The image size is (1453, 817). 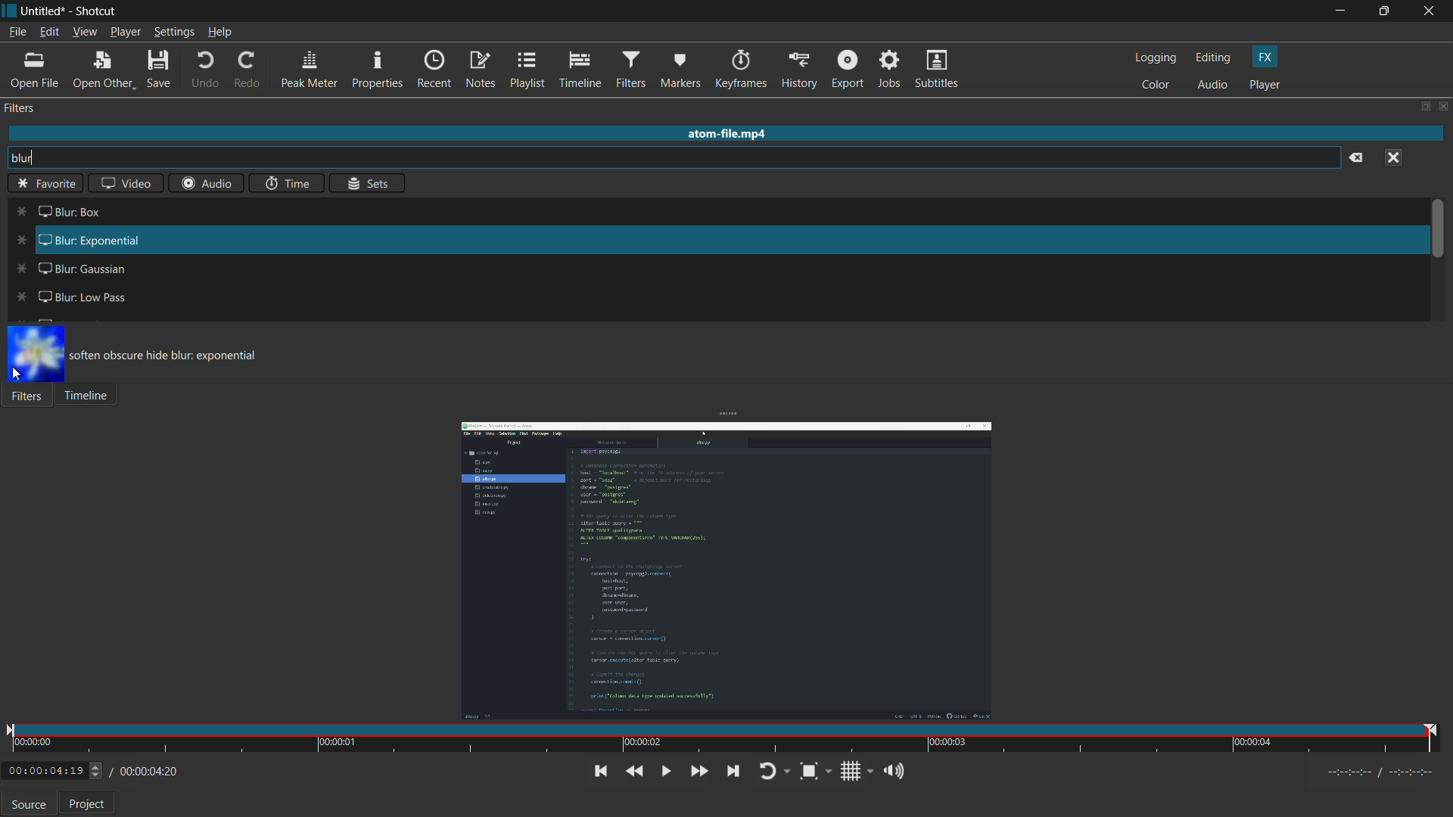 What do you see at coordinates (66, 269) in the screenshot?
I see `blur gaussian` at bounding box center [66, 269].